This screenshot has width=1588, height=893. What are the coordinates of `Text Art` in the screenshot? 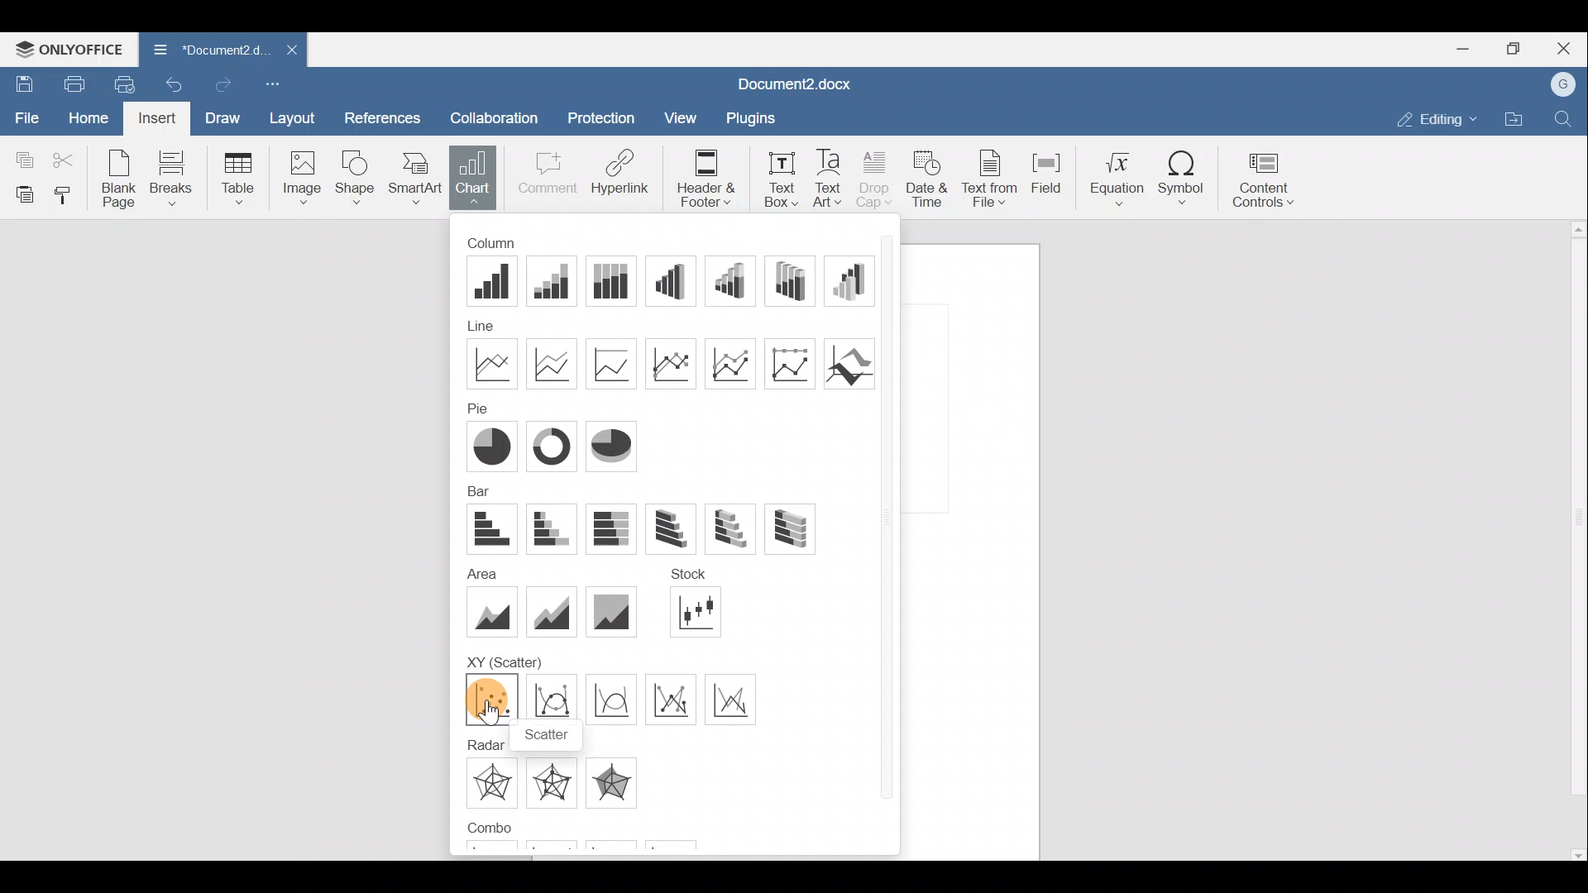 It's located at (830, 177).